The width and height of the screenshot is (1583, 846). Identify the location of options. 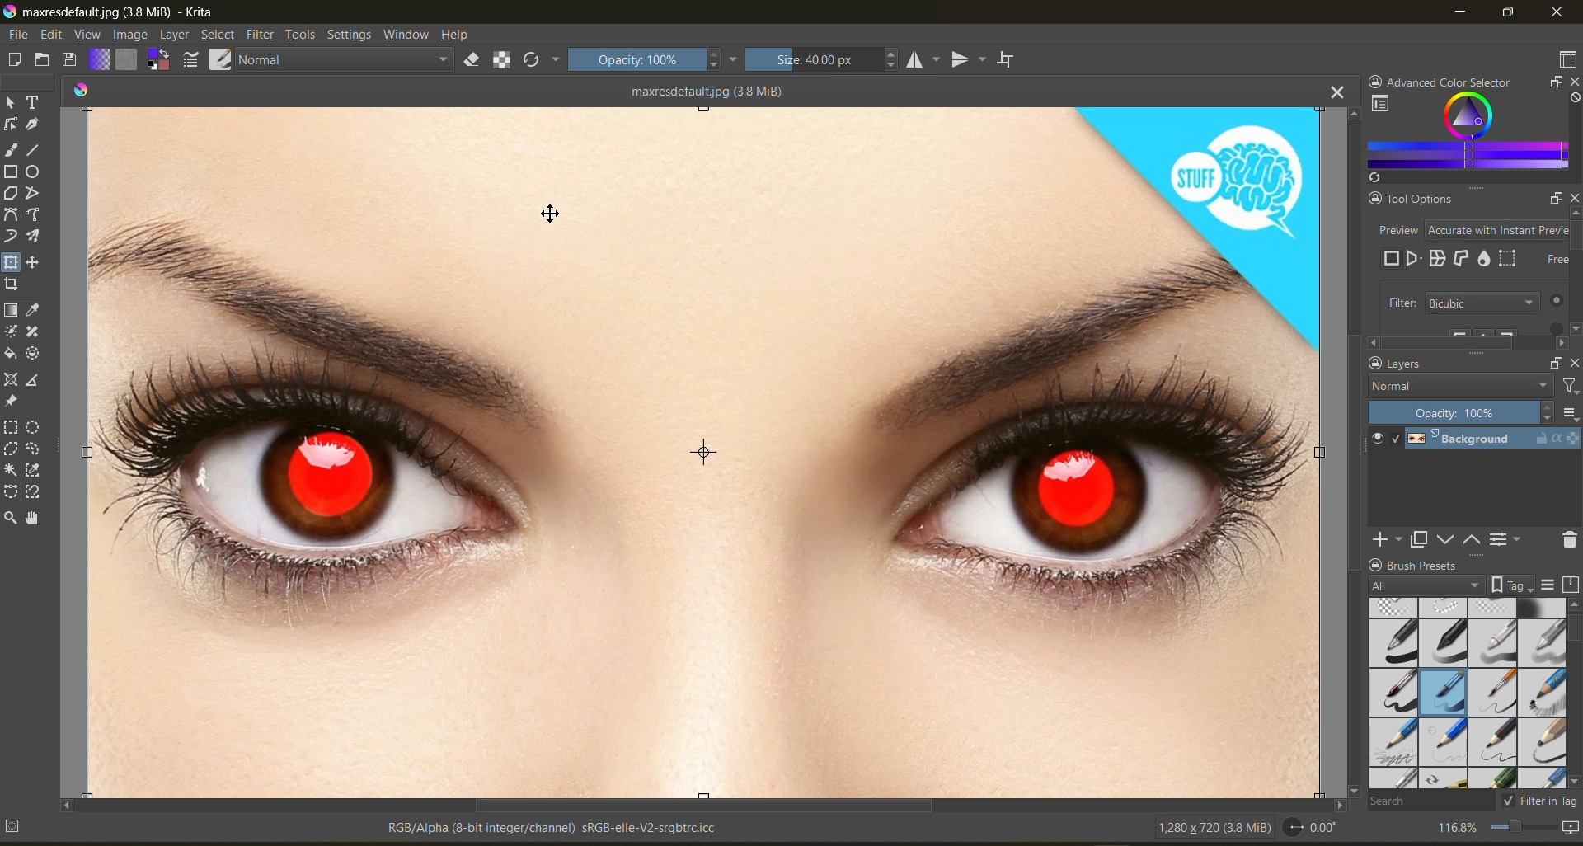
(1570, 413).